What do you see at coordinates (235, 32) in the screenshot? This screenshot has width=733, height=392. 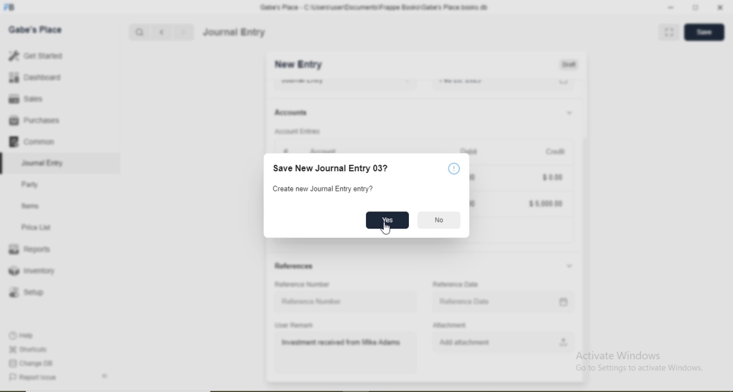 I see `Journal Entry` at bounding box center [235, 32].